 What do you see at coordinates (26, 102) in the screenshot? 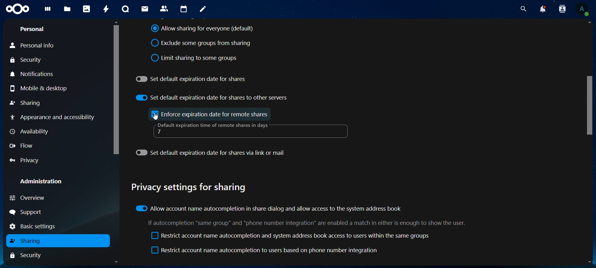
I see `sharing` at bounding box center [26, 102].